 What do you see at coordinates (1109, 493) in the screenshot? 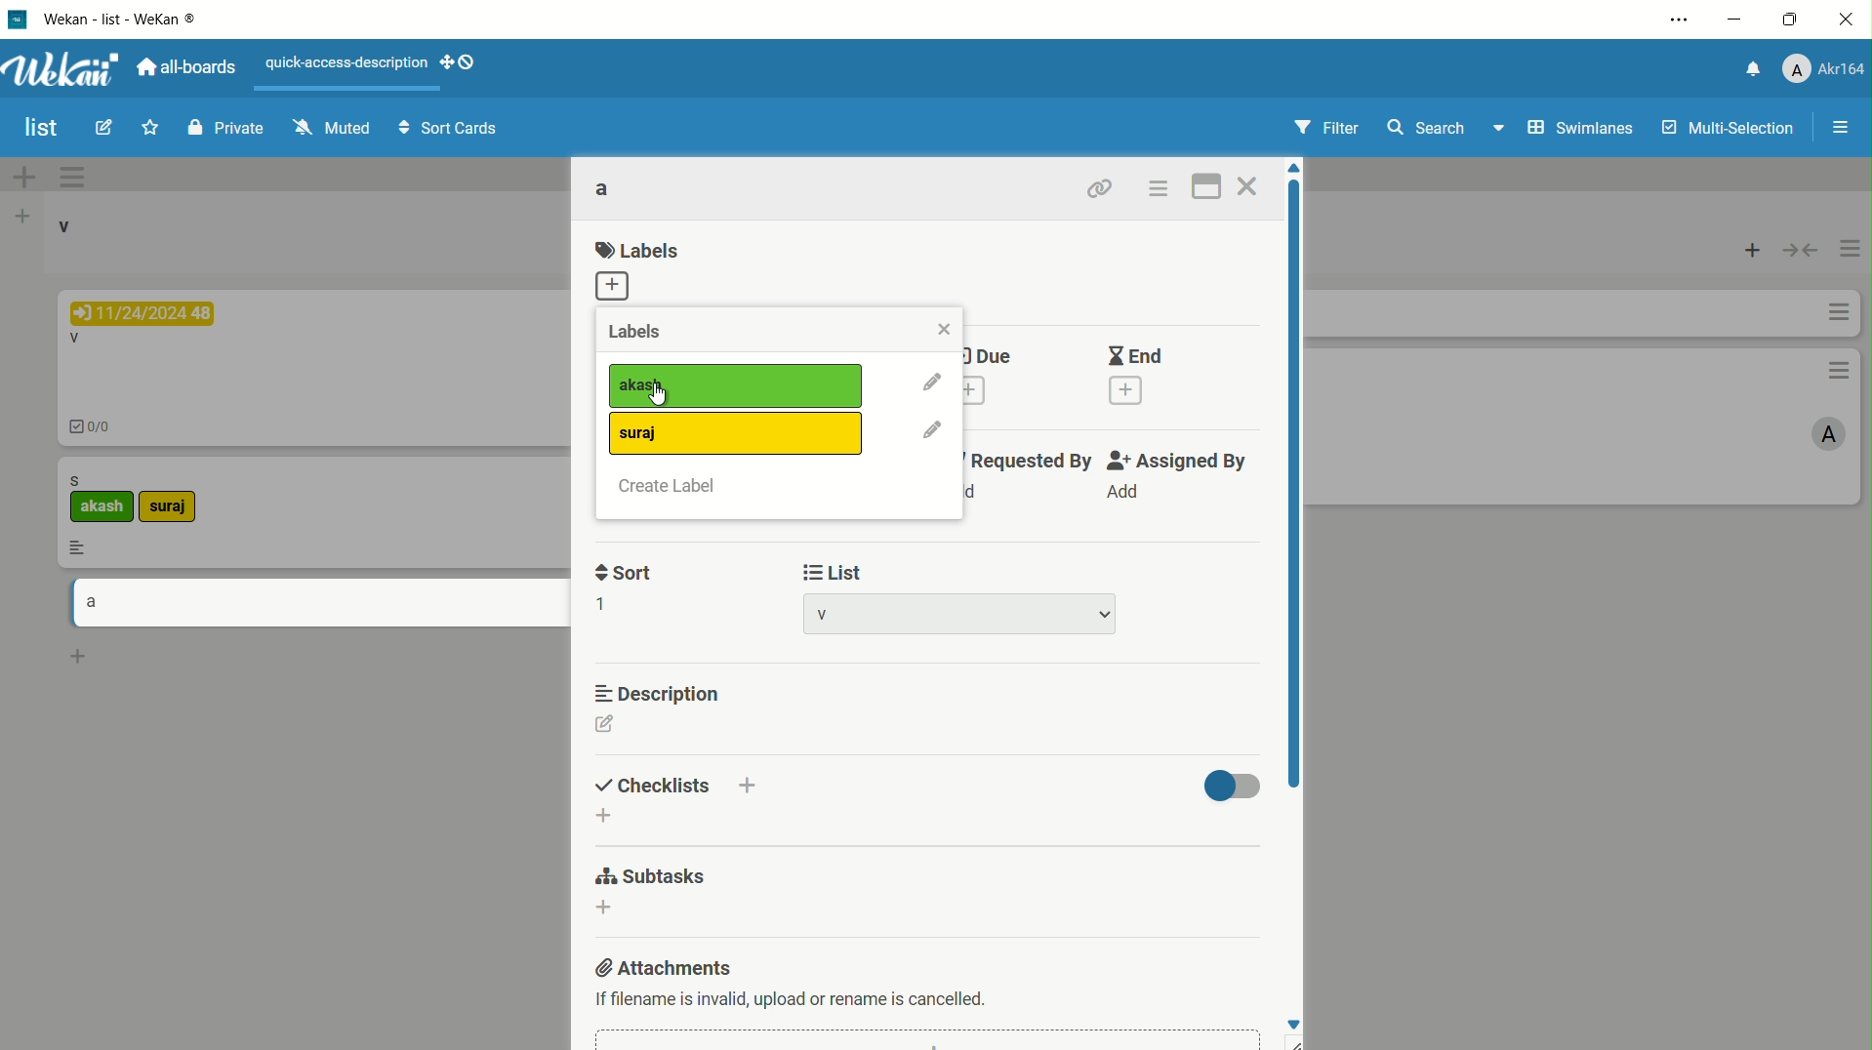
I see `Add` at bounding box center [1109, 493].